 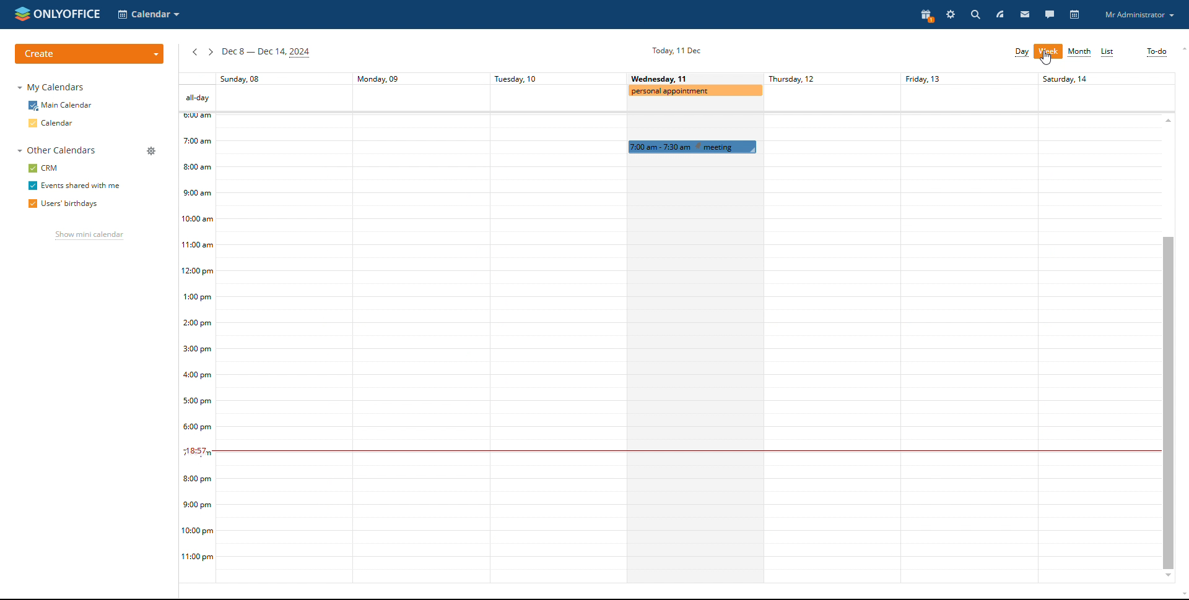 I want to click on feed, so click(x=1000, y=14).